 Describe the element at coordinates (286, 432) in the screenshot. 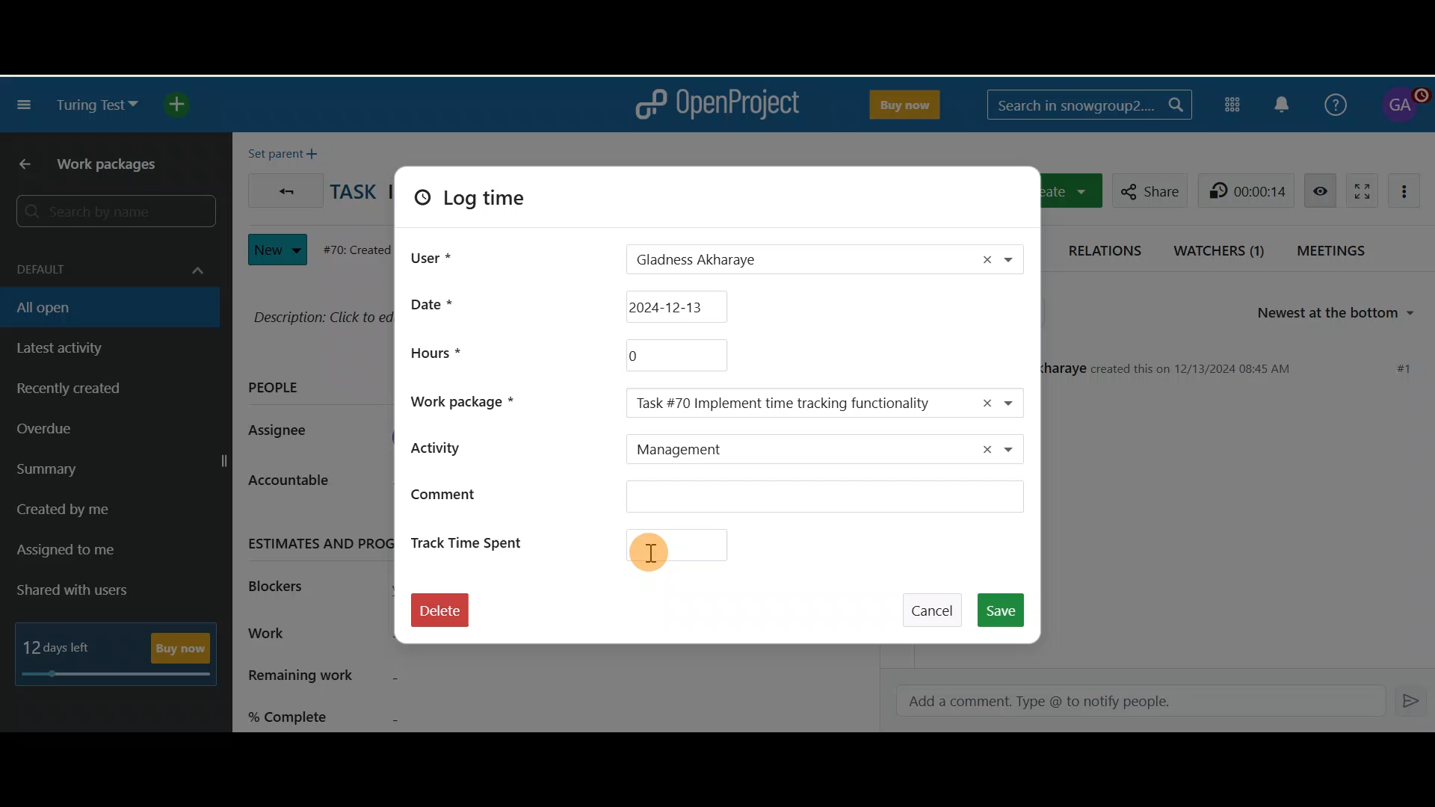

I see `Assignee` at that location.